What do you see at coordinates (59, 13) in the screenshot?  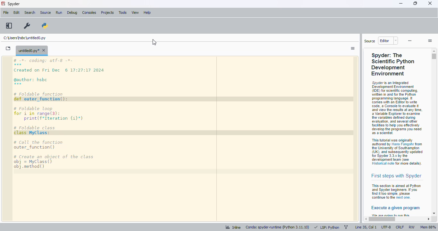 I see `run` at bounding box center [59, 13].